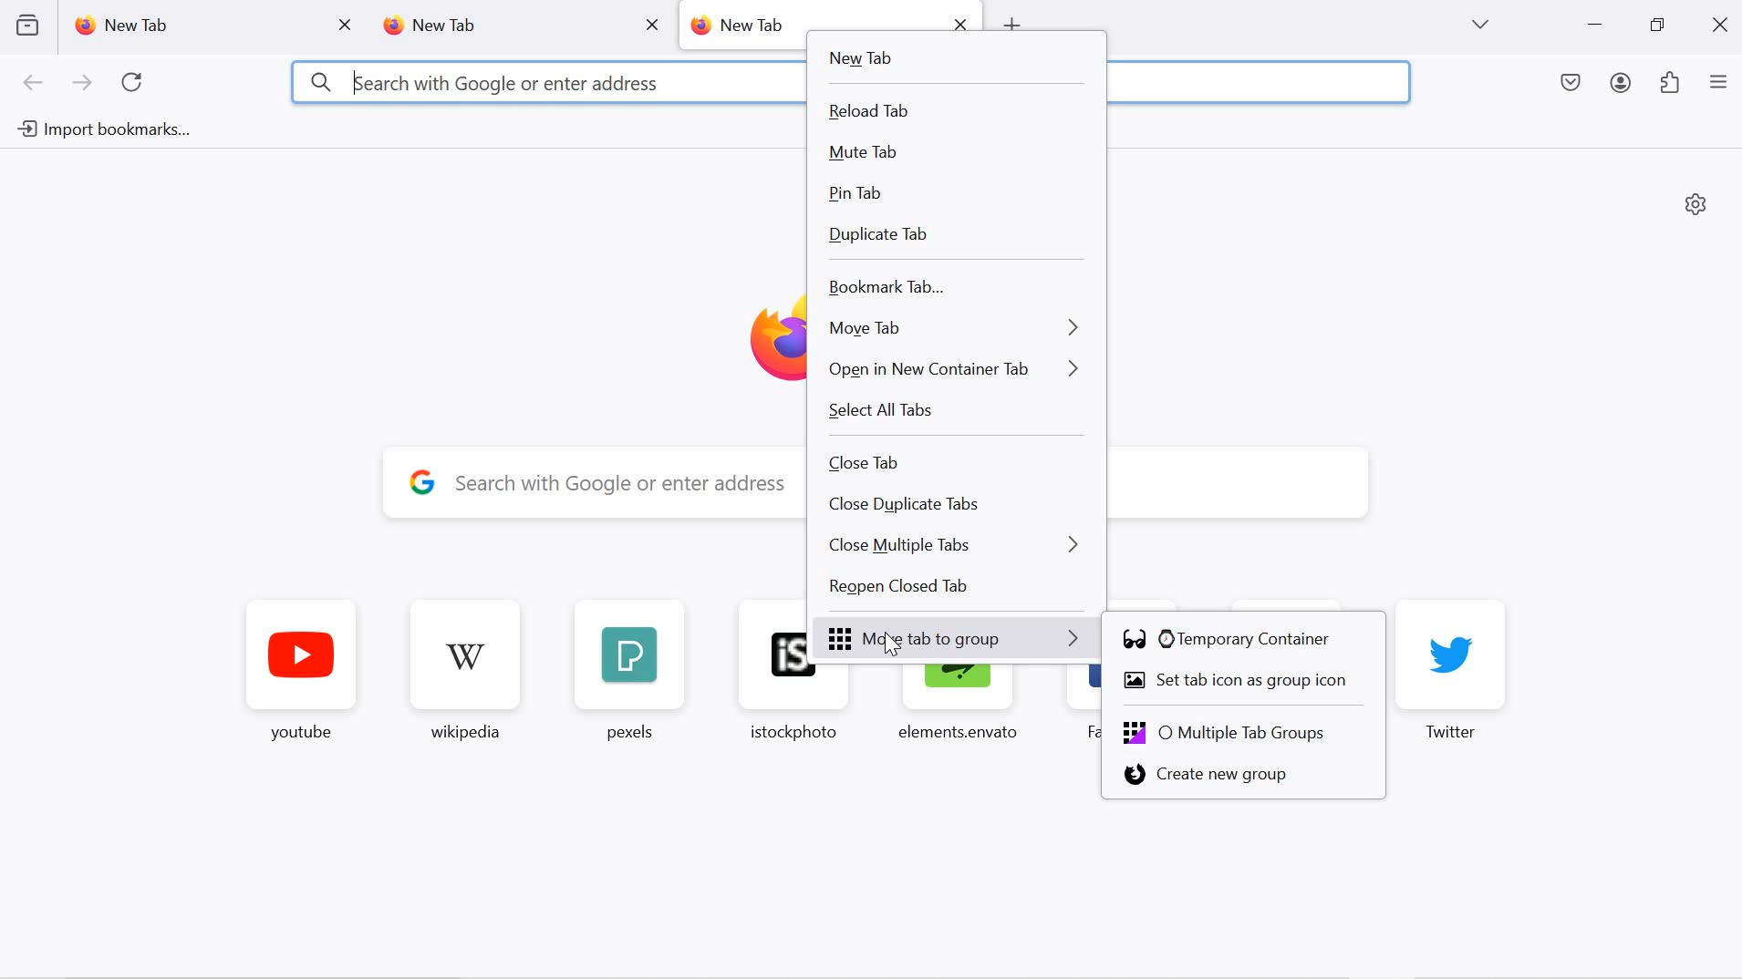 The width and height of the screenshot is (1742, 979). I want to click on close tab, so click(347, 26).